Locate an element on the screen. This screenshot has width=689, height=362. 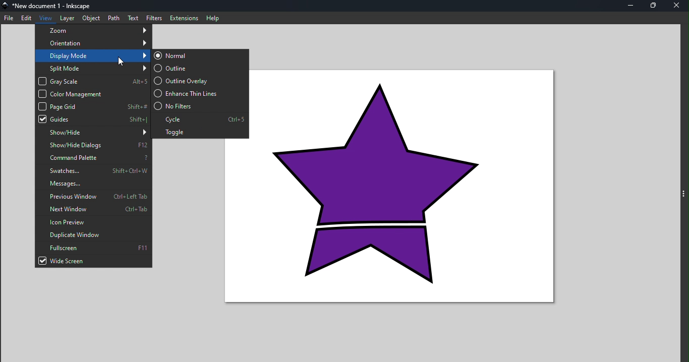
Maximize is located at coordinates (654, 6).